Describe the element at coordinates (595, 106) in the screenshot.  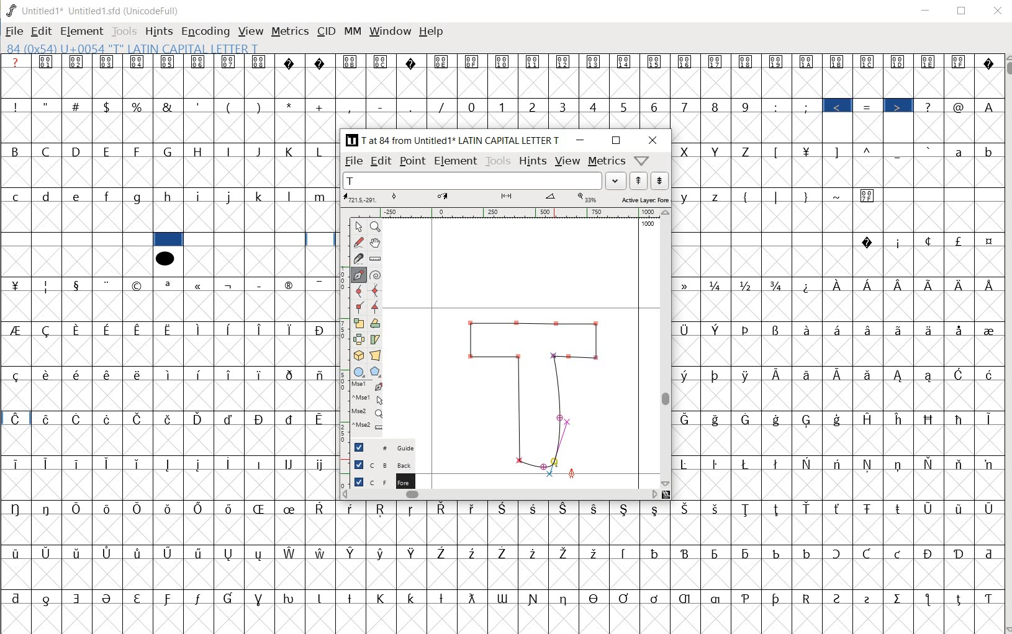
I see `4` at that location.